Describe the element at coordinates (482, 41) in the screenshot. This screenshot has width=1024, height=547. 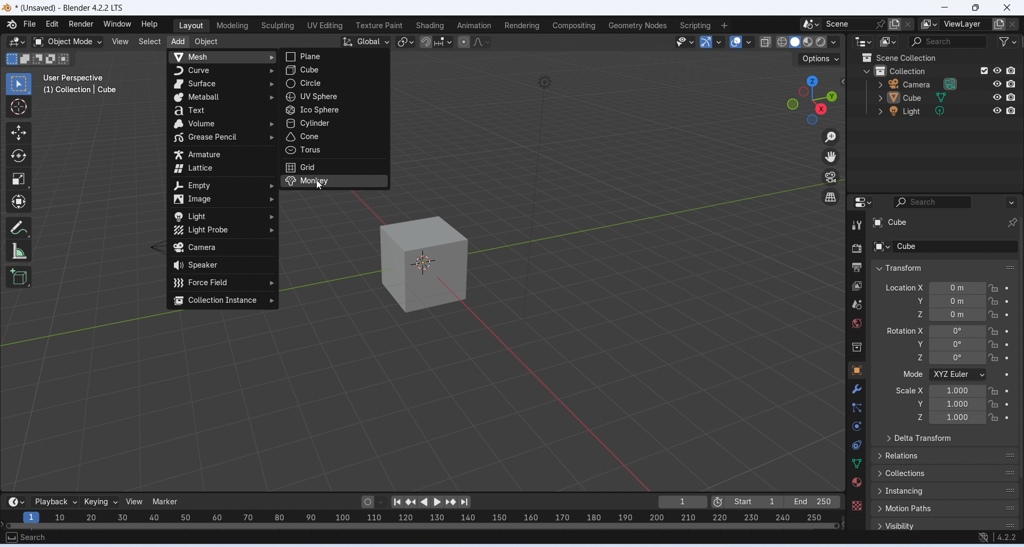
I see `proportional editing fall off` at that location.